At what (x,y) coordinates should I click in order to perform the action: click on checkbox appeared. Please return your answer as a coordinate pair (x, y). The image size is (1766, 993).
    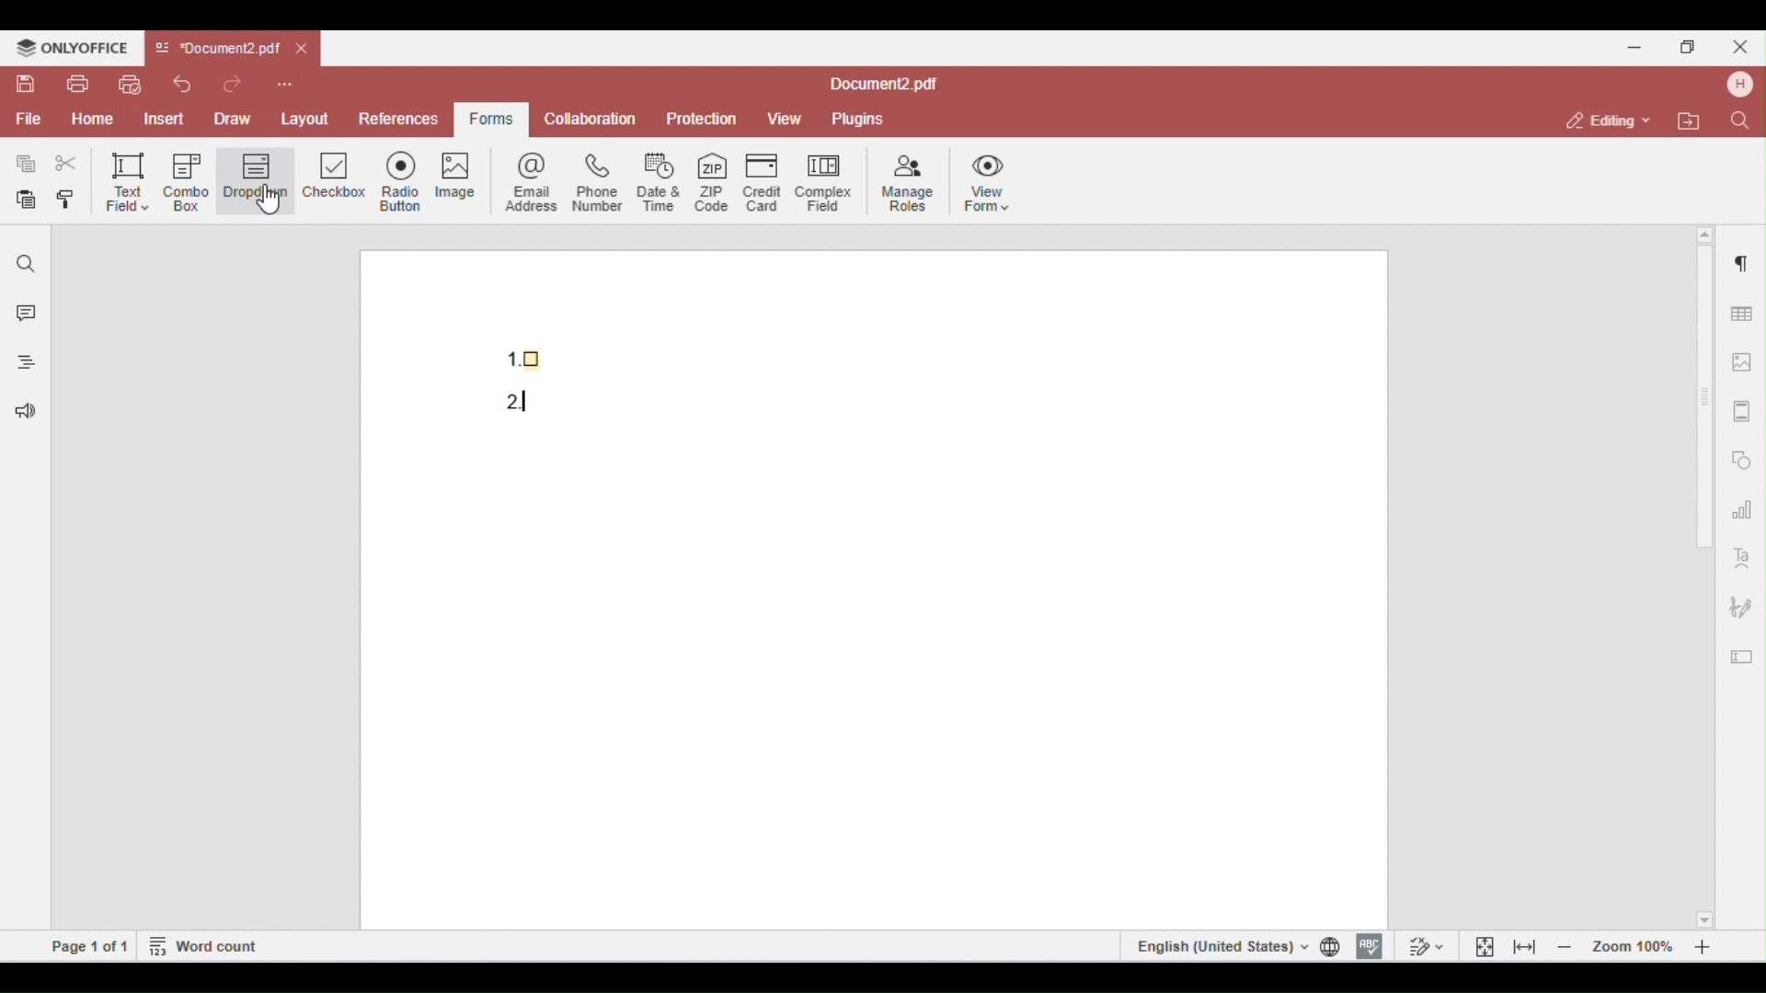
    Looking at the image, I should click on (530, 355).